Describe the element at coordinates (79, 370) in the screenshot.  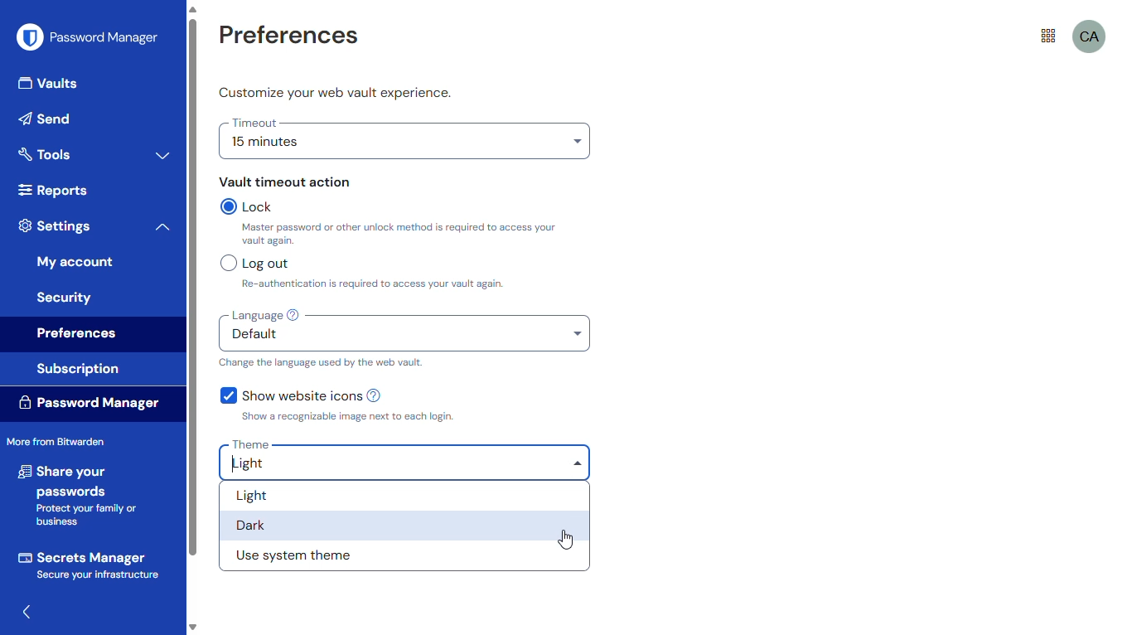
I see `subscription` at that location.